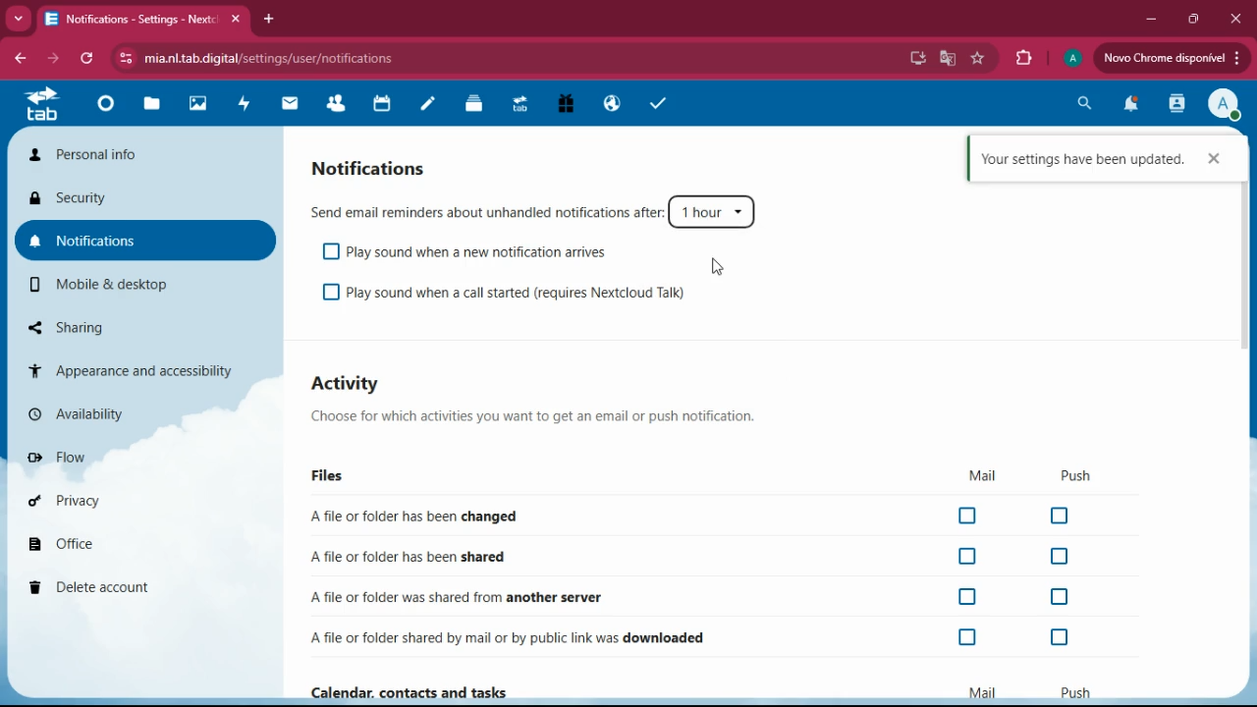 This screenshot has height=707, width=1257. Describe the element at coordinates (346, 383) in the screenshot. I see `activity` at that location.